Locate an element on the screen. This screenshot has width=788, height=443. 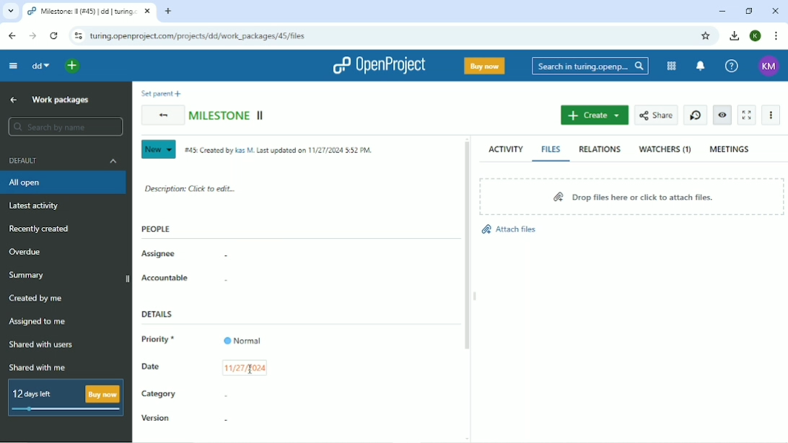
Accountable is located at coordinates (165, 278).